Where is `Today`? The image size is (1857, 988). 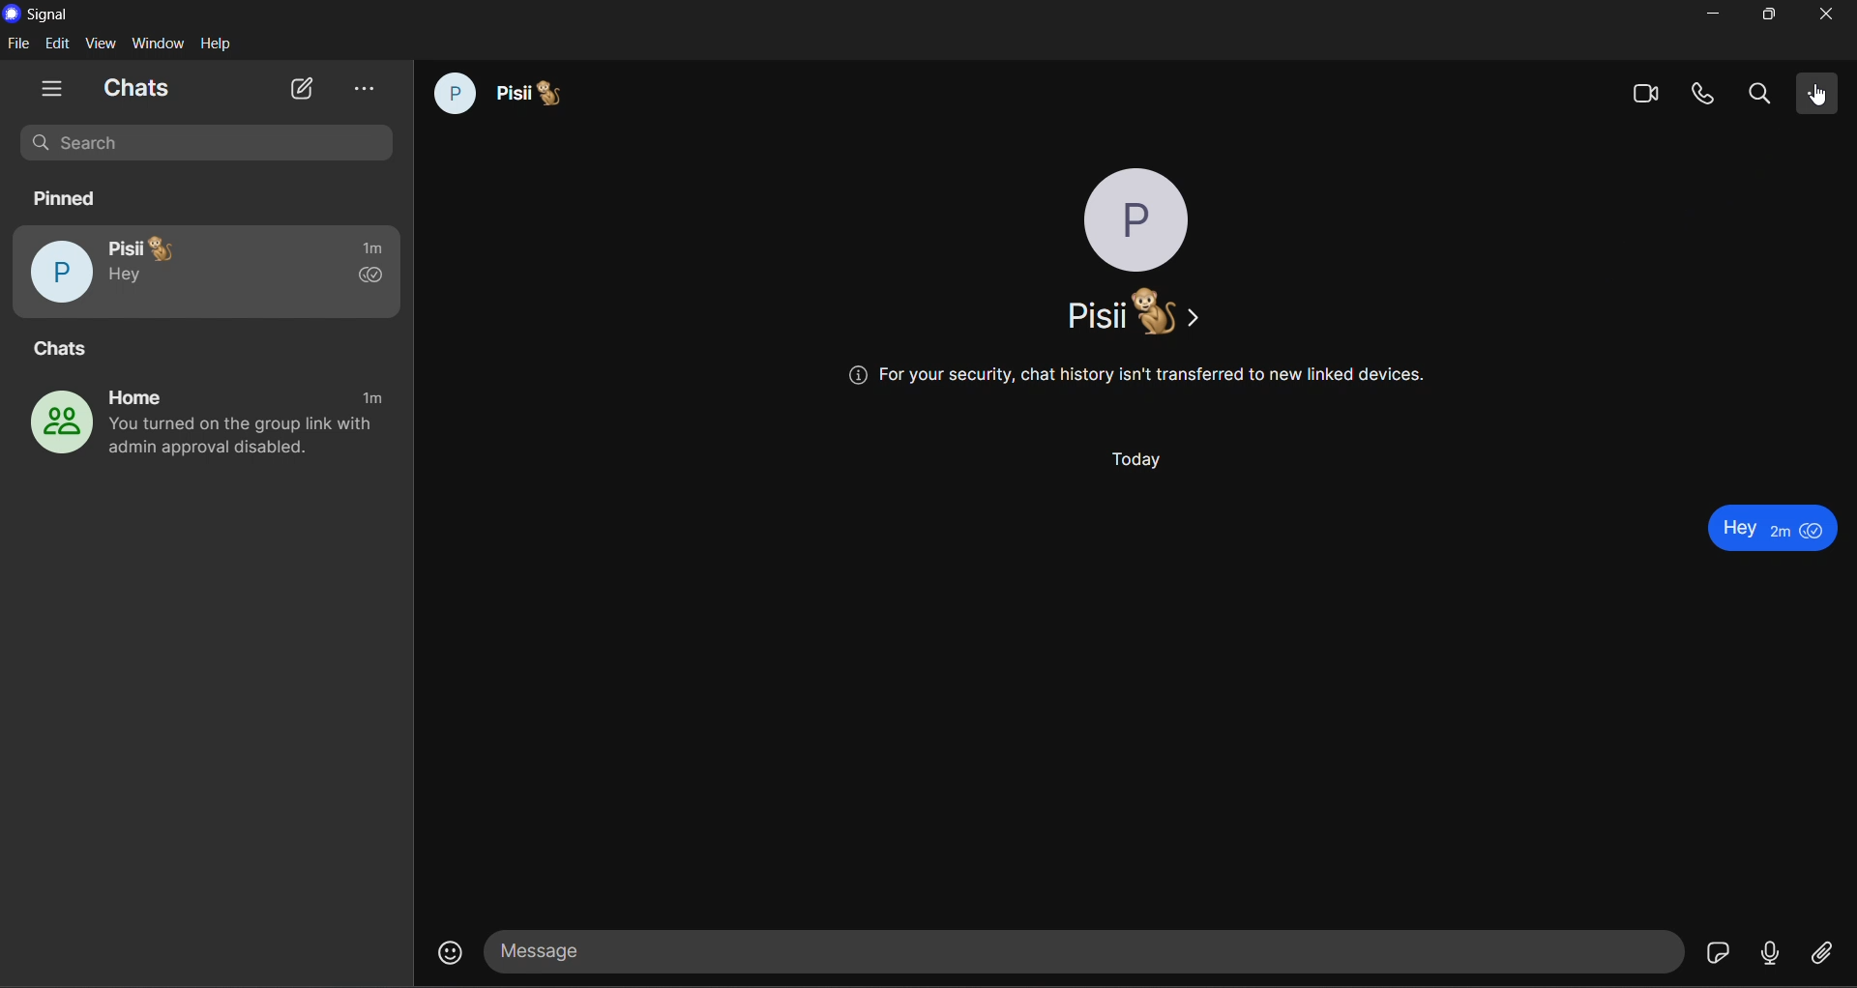
Today is located at coordinates (1142, 460).